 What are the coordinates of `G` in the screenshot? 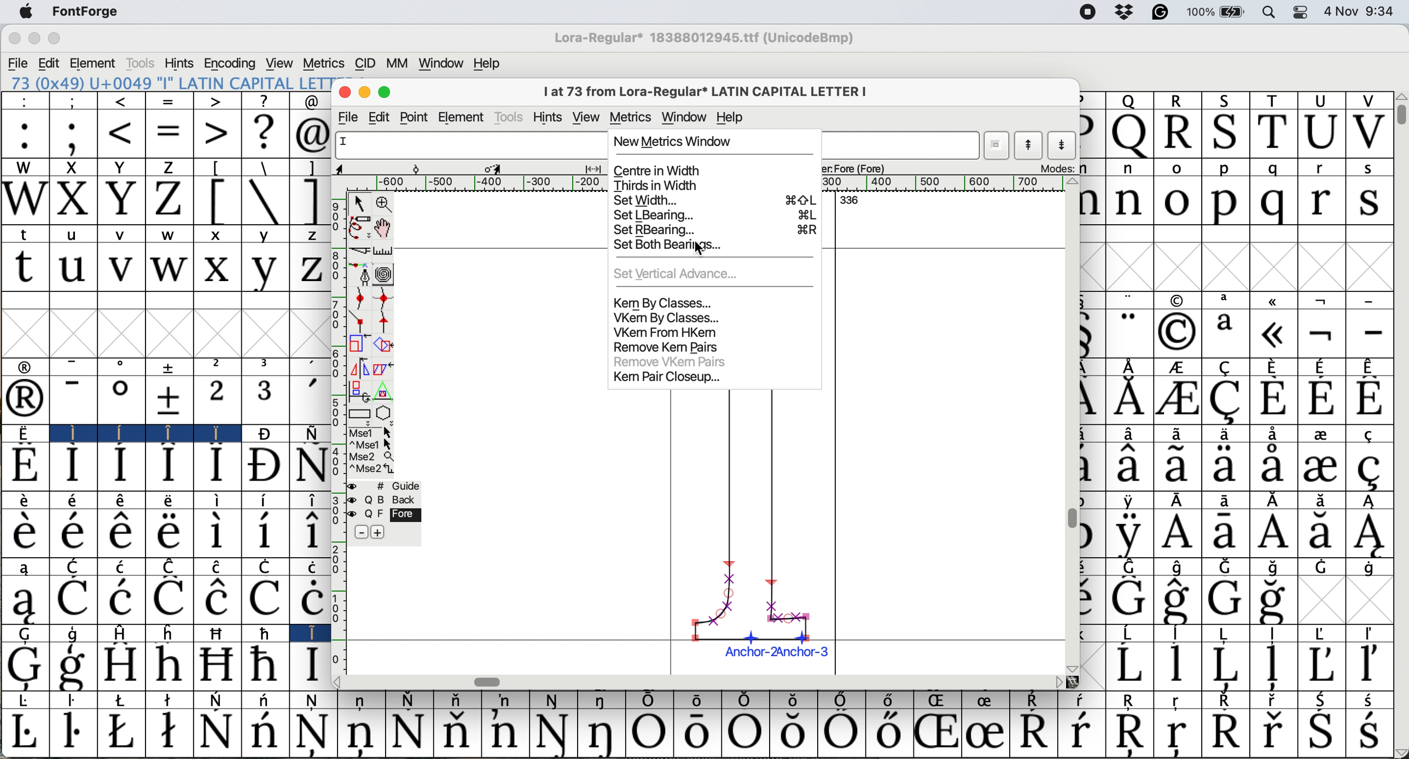 It's located at (27, 634).